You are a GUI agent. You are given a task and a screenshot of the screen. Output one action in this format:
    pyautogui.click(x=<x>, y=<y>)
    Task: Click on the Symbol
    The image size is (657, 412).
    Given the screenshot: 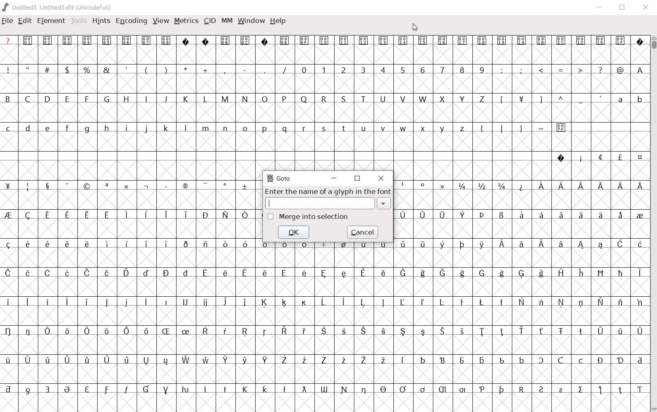 What is the action you would take?
    pyautogui.click(x=146, y=390)
    